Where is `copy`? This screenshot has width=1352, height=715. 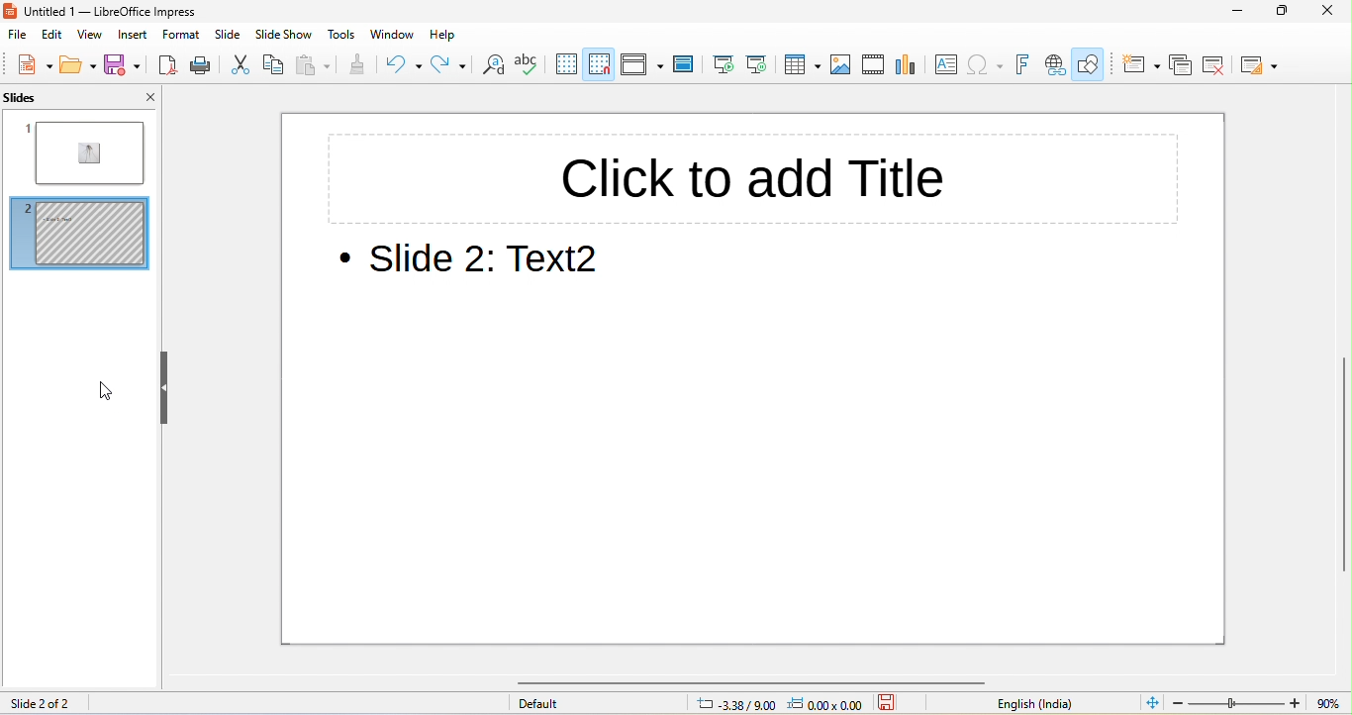 copy is located at coordinates (275, 64).